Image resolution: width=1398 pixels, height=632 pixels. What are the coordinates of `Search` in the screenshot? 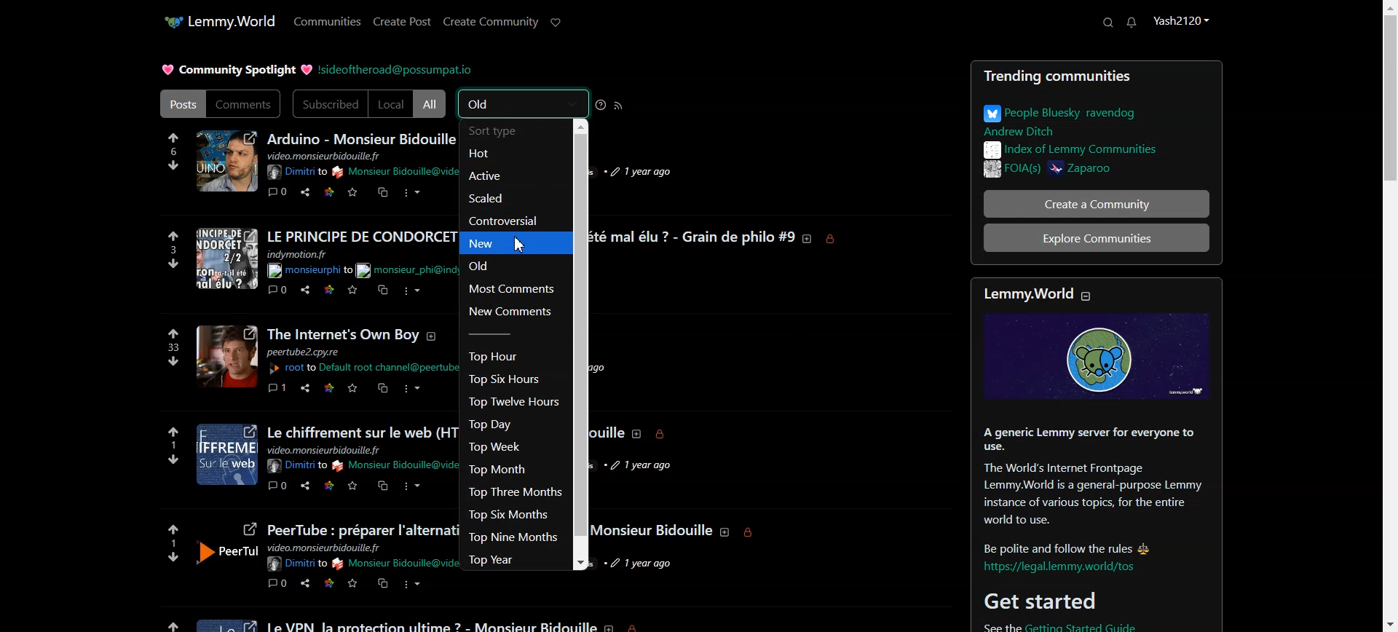 It's located at (1108, 23).